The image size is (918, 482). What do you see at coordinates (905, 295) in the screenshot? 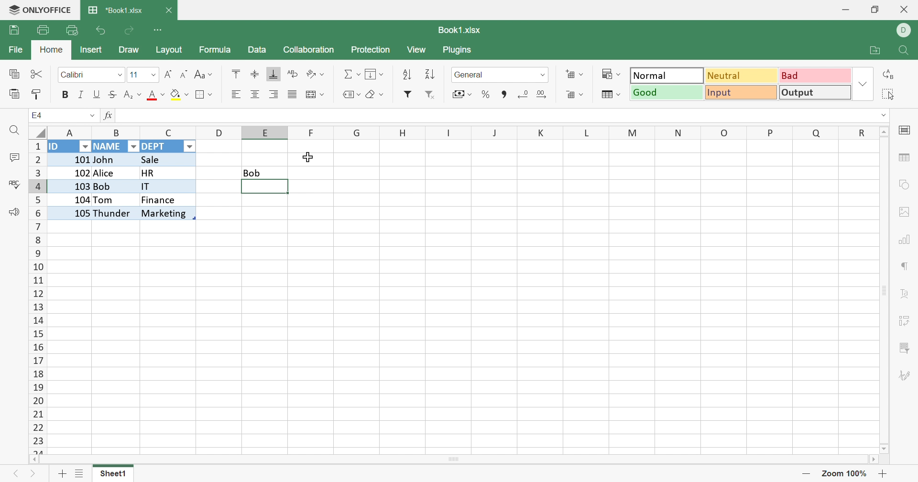
I see `Text Art settings` at bounding box center [905, 295].